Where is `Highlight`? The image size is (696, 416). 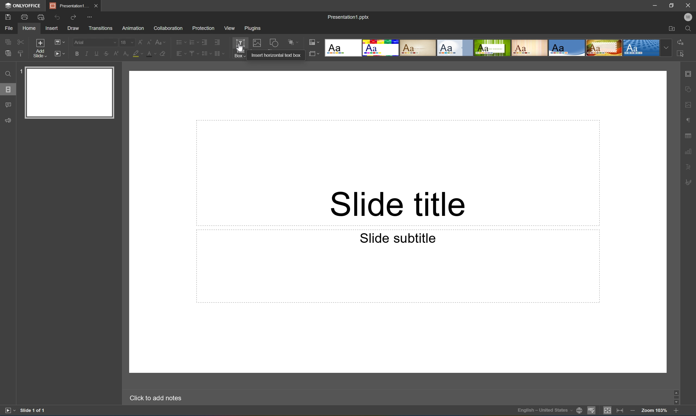
Highlight is located at coordinates (138, 54).